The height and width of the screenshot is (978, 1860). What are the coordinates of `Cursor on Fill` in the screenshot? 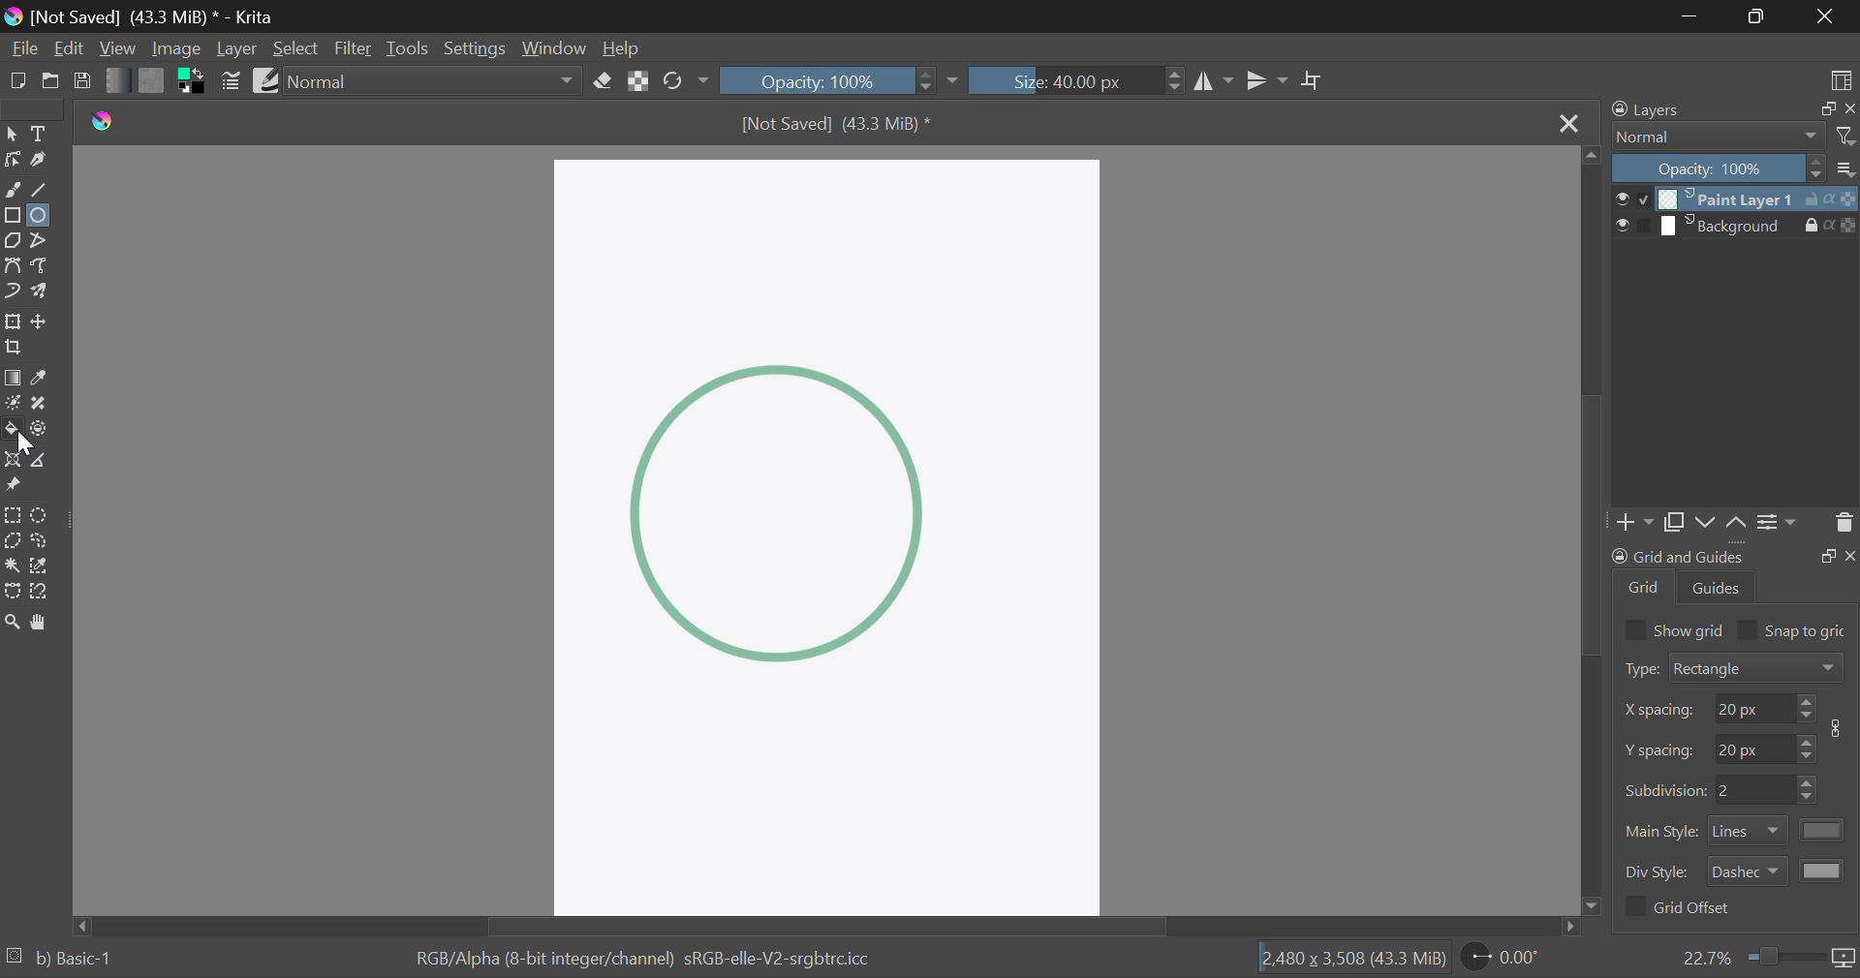 It's located at (14, 436).